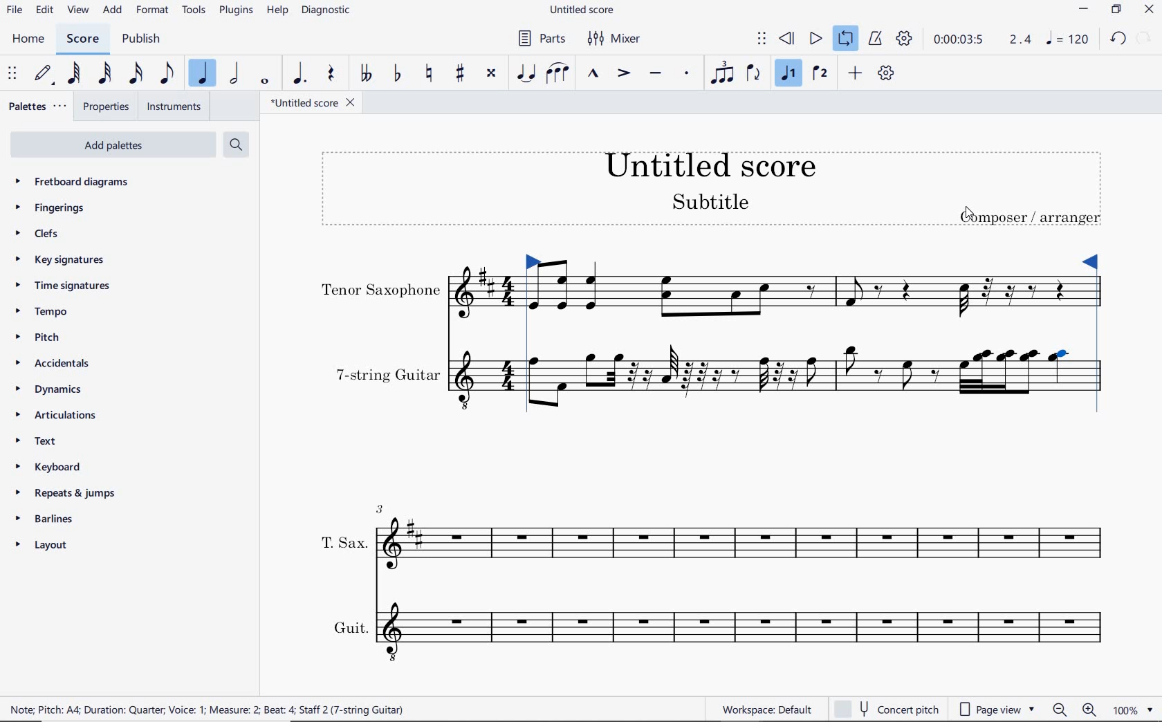 This screenshot has width=1162, height=722. What do you see at coordinates (789, 37) in the screenshot?
I see `REWIND` at bounding box center [789, 37].